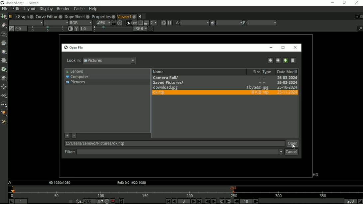 This screenshot has width=363, height=204. I want to click on Playback out point, so click(350, 201).